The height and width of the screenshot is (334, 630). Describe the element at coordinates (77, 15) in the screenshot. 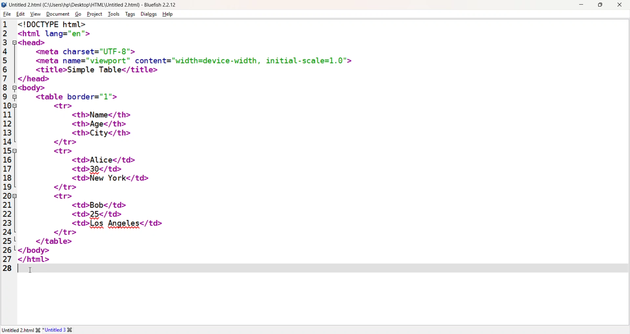

I see `Go` at that location.